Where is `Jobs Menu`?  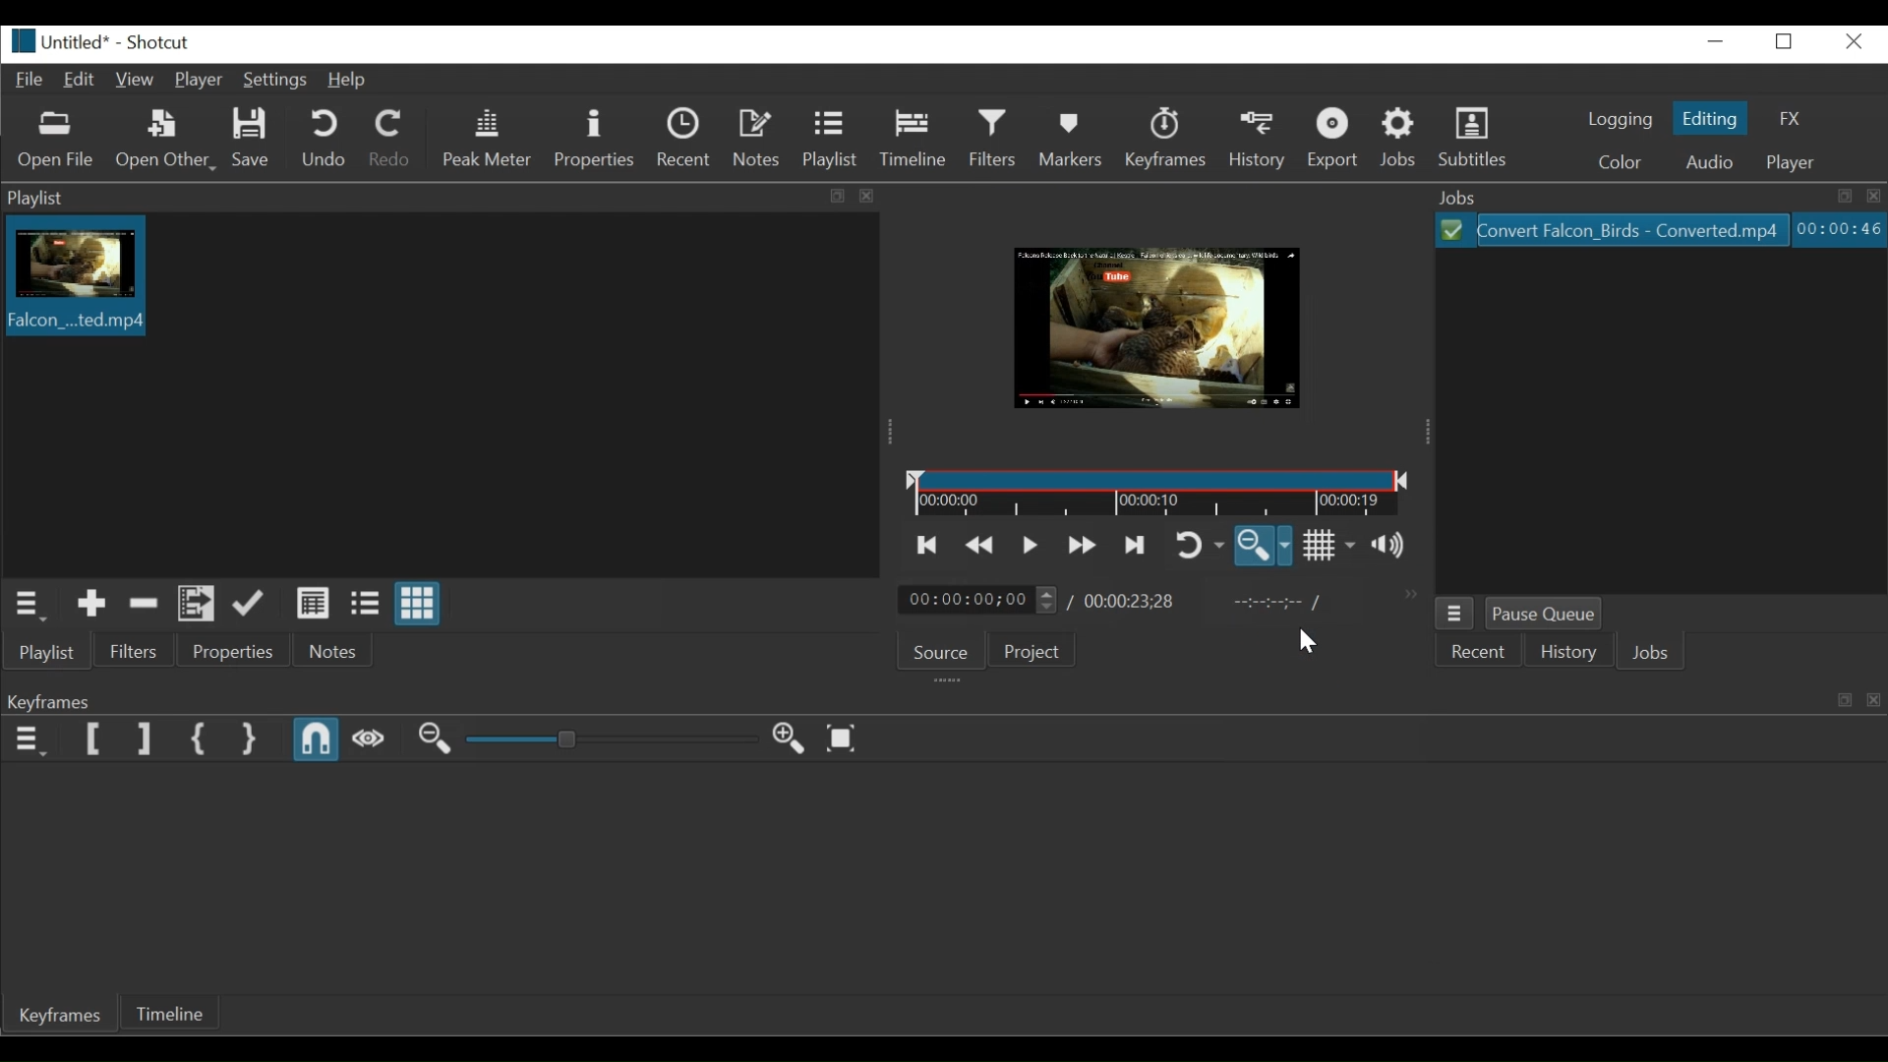
Jobs Menu is located at coordinates (1454, 614).